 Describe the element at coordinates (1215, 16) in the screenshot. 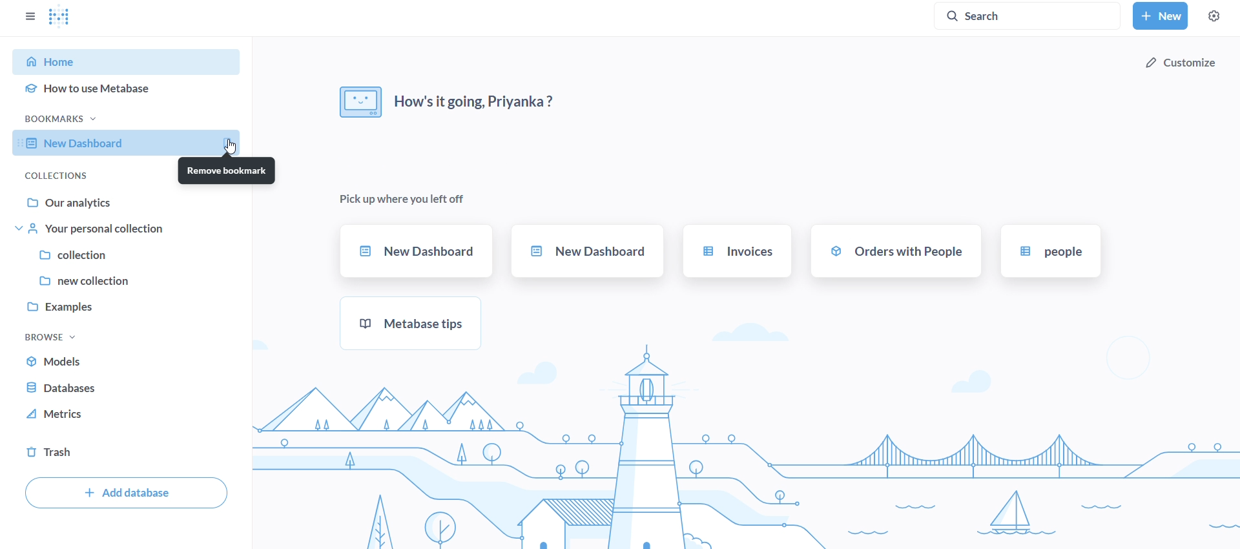

I see `settings` at that location.